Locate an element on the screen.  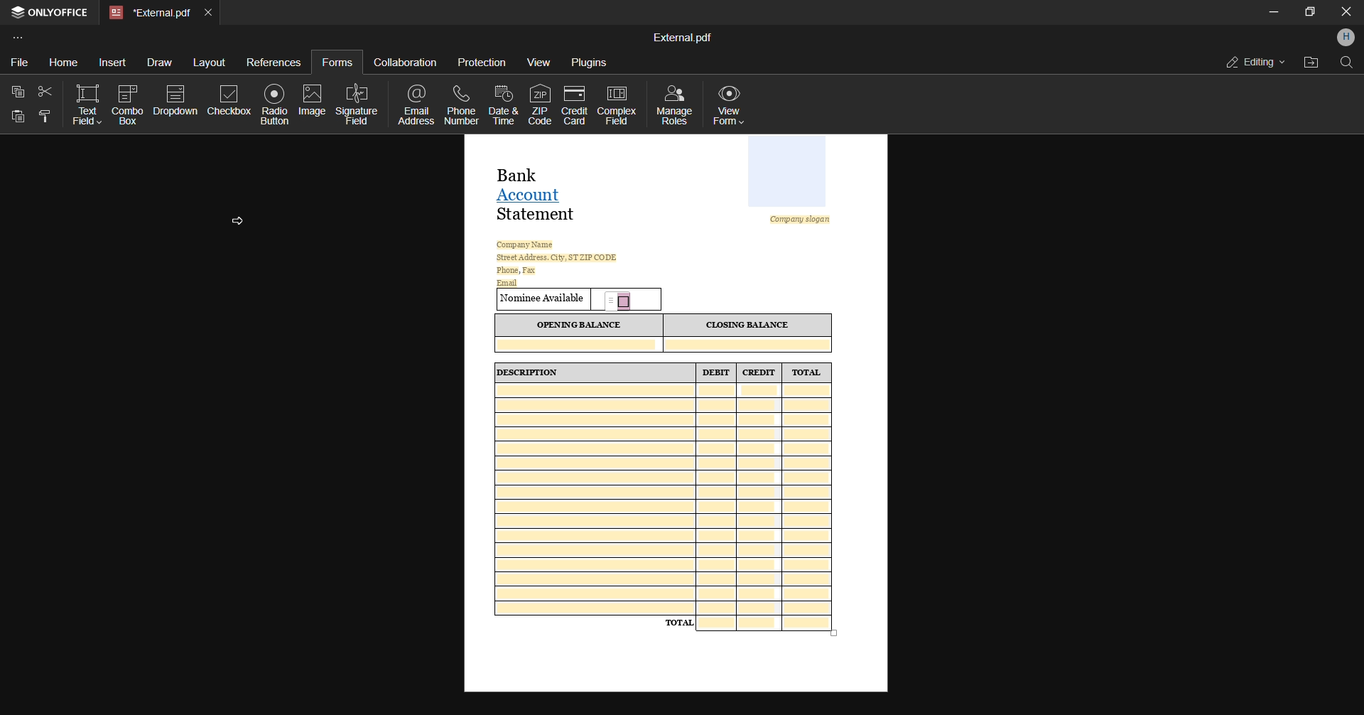
current open form is located at coordinates (676, 212).